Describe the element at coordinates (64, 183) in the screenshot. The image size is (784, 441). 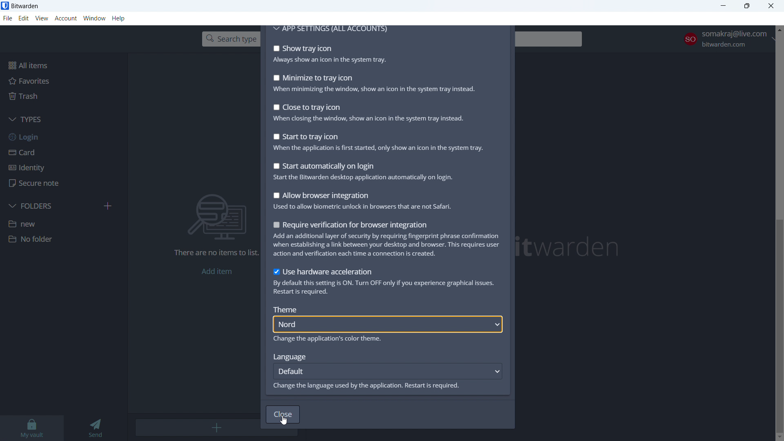
I see `secure note` at that location.